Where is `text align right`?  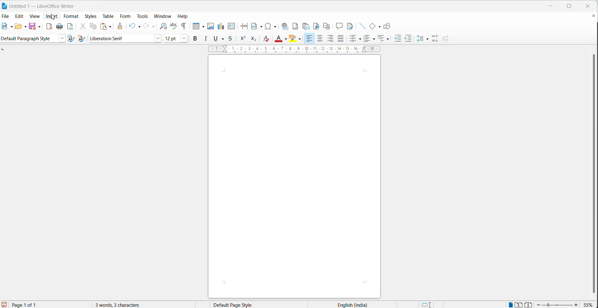
text align right is located at coordinates (330, 39).